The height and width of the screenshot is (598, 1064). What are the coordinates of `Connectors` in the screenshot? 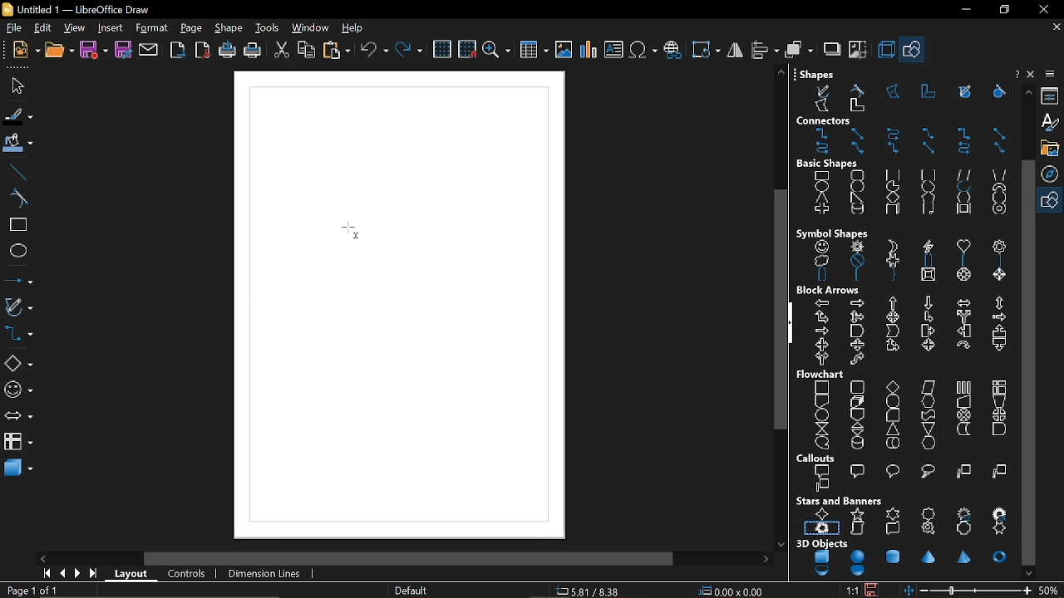 It's located at (904, 135).